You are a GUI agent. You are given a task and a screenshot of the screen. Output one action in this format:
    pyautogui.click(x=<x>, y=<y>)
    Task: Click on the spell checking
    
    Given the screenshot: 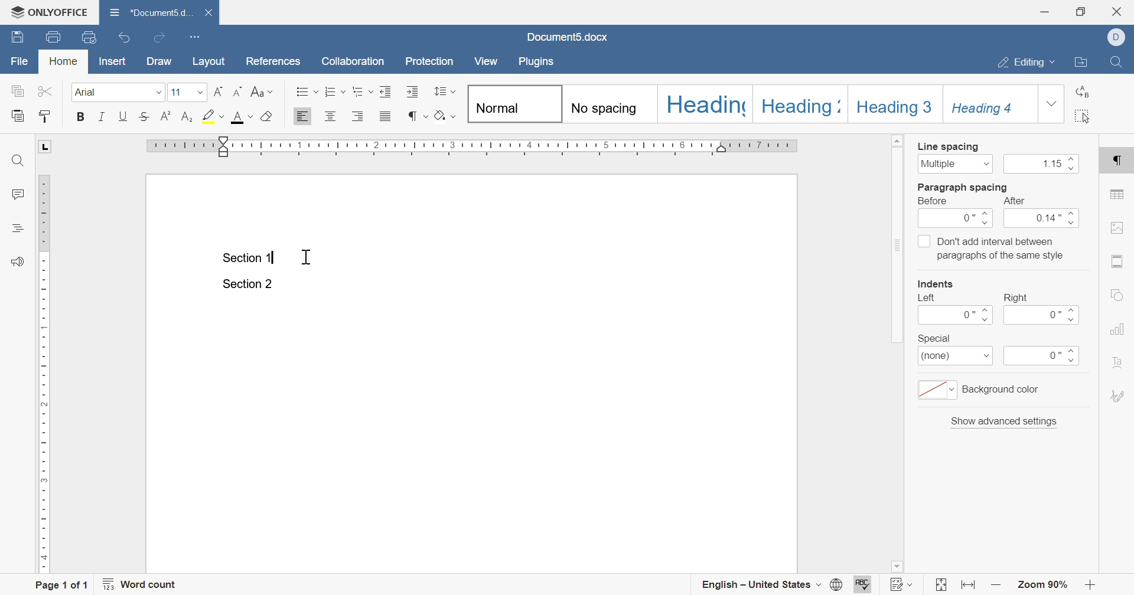 What is the action you would take?
    pyautogui.click(x=865, y=584)
    